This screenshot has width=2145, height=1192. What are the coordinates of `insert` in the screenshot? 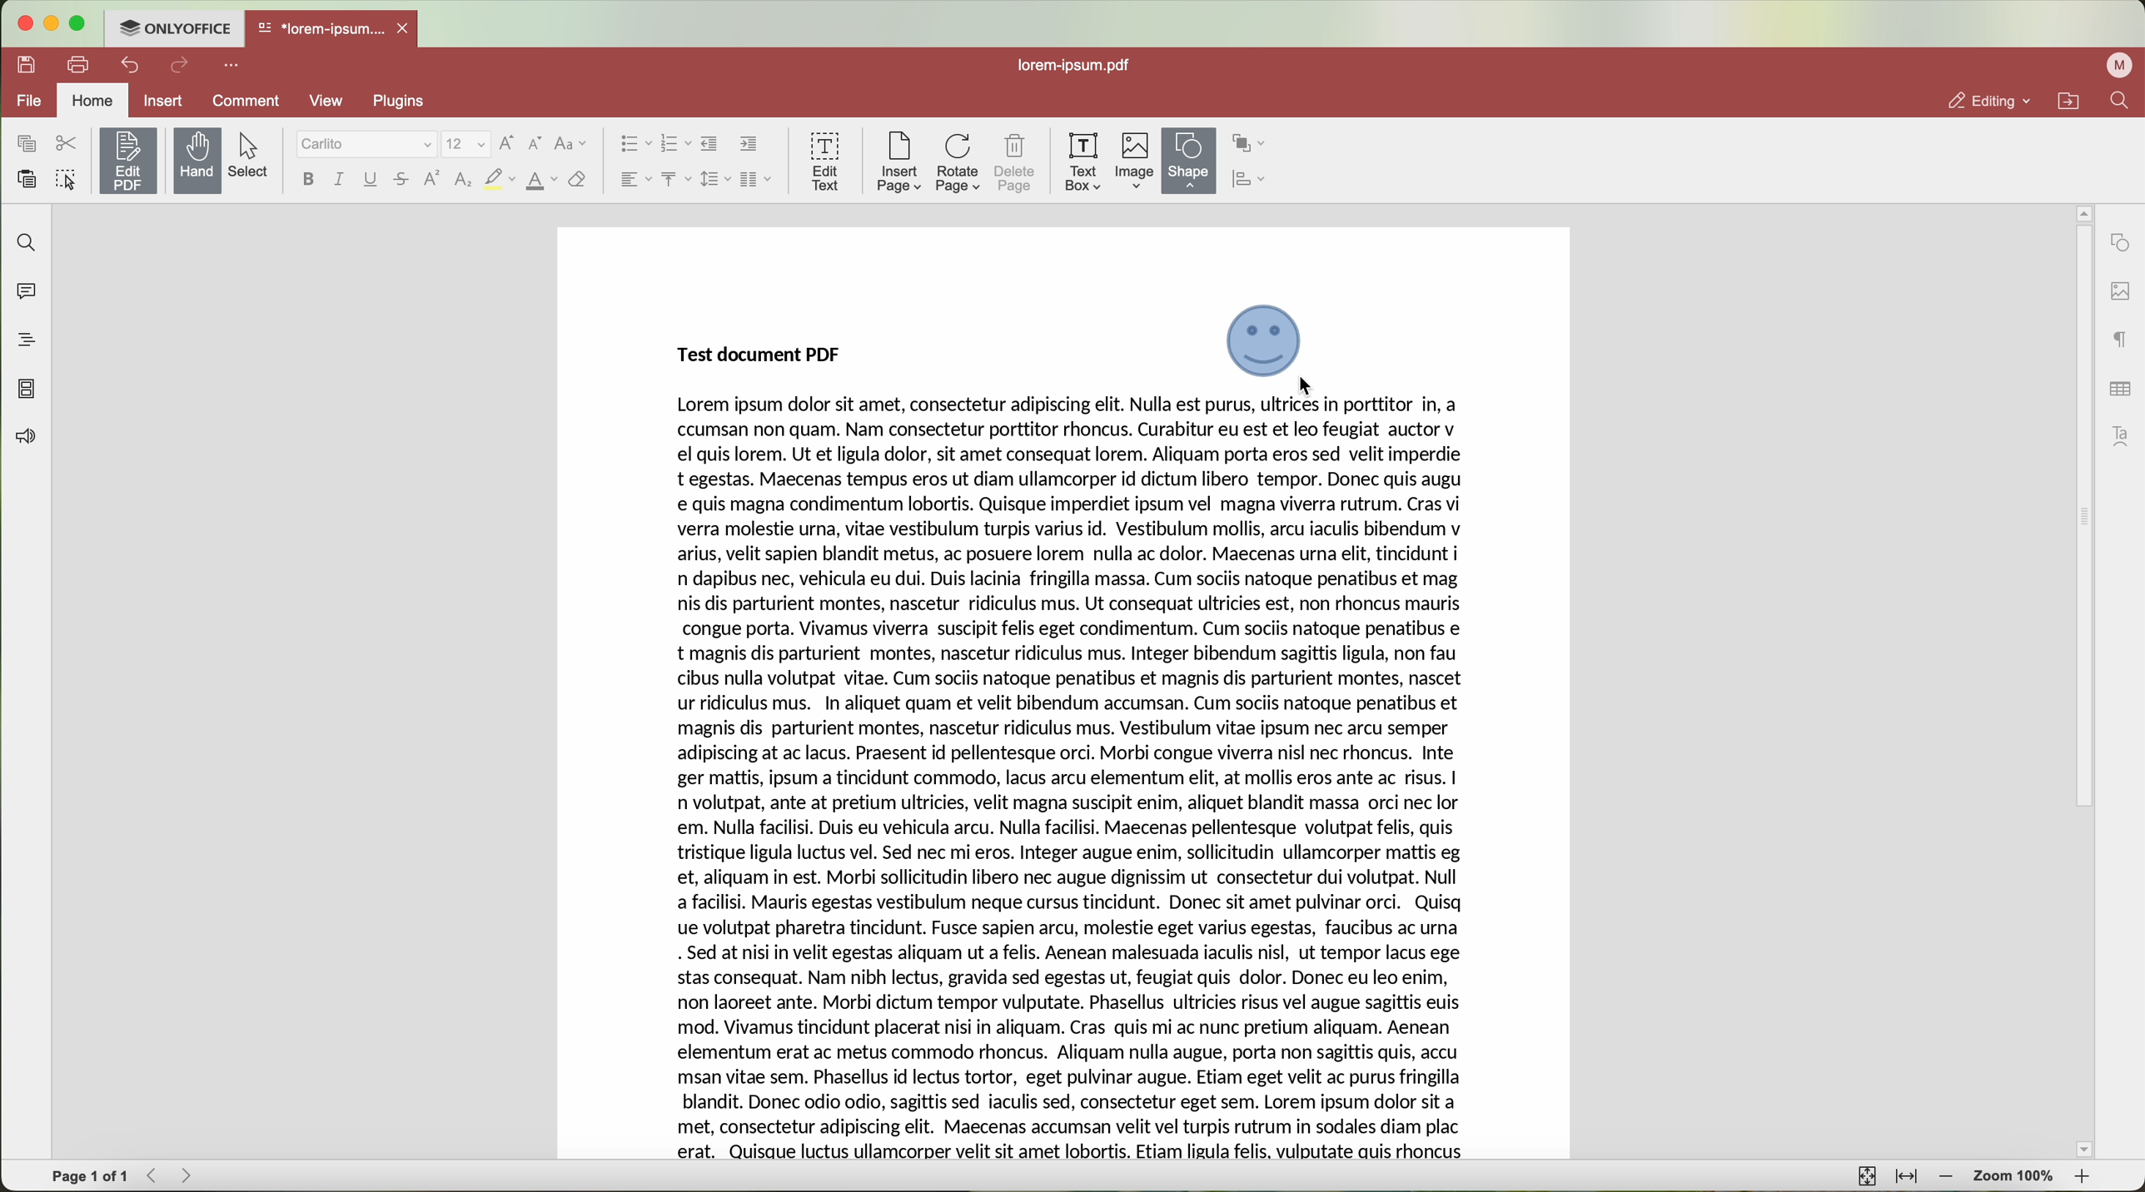 It's located at (165, 100).